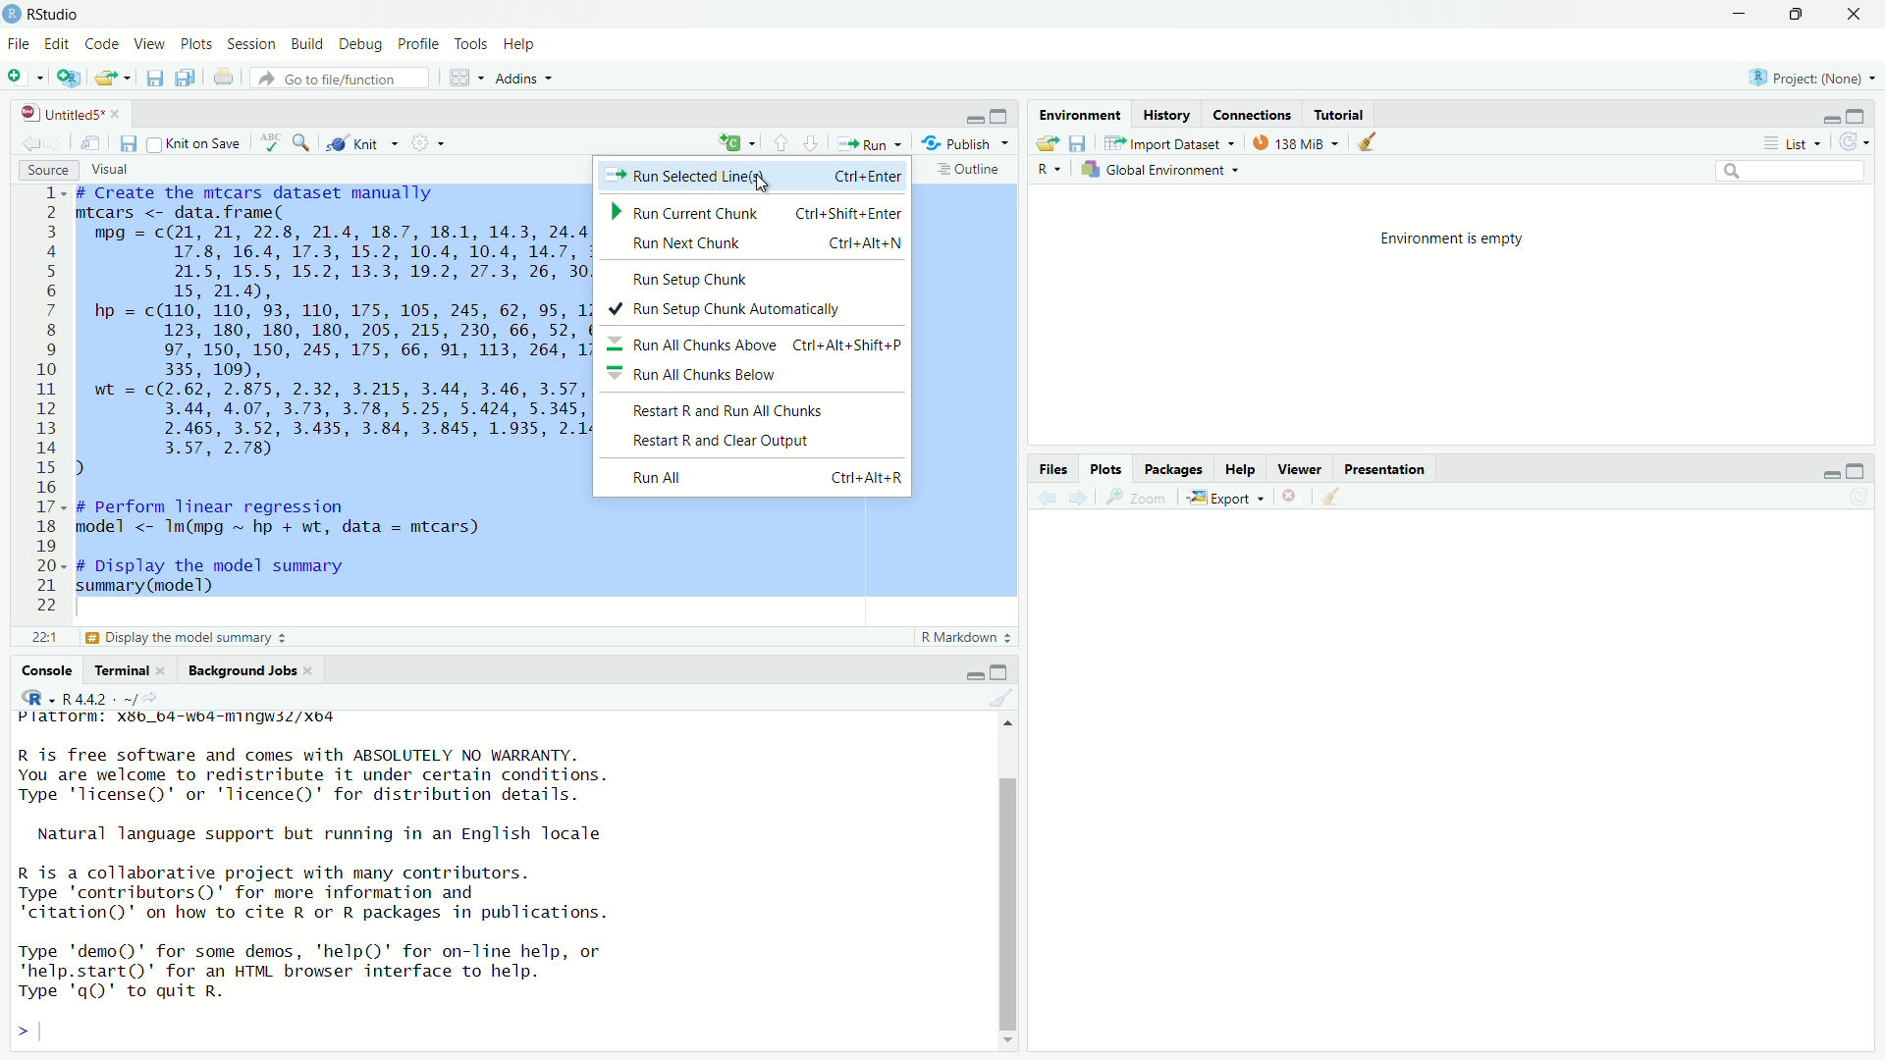 Image resolution: width=1885 pixels, height=1060 pixels. What do you see at coordinates (70, 79) in the screenshot?
I see `create project` at bounding box center [70, 79].